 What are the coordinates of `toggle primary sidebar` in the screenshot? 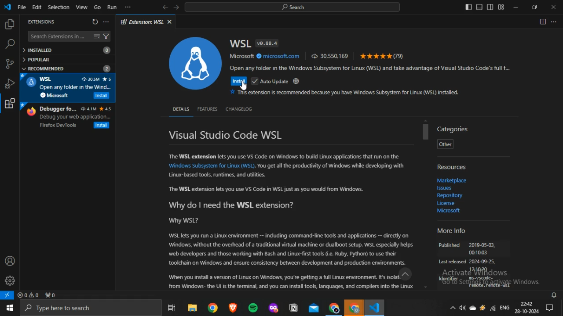 It's located at (468, 7).